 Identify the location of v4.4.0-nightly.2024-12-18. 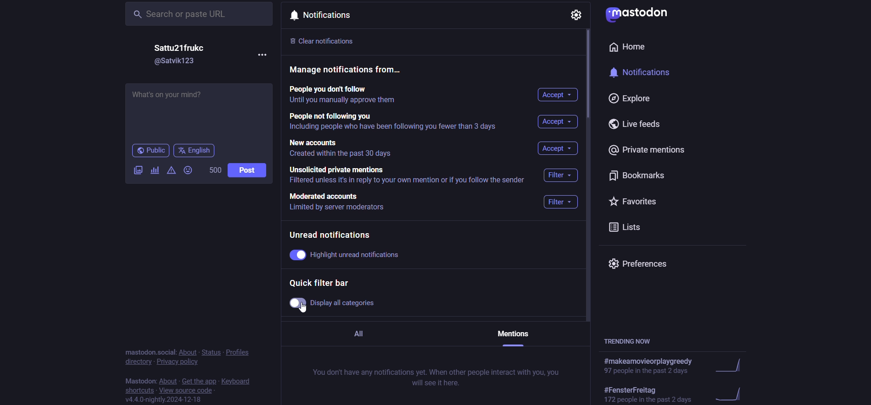
(166, 400).